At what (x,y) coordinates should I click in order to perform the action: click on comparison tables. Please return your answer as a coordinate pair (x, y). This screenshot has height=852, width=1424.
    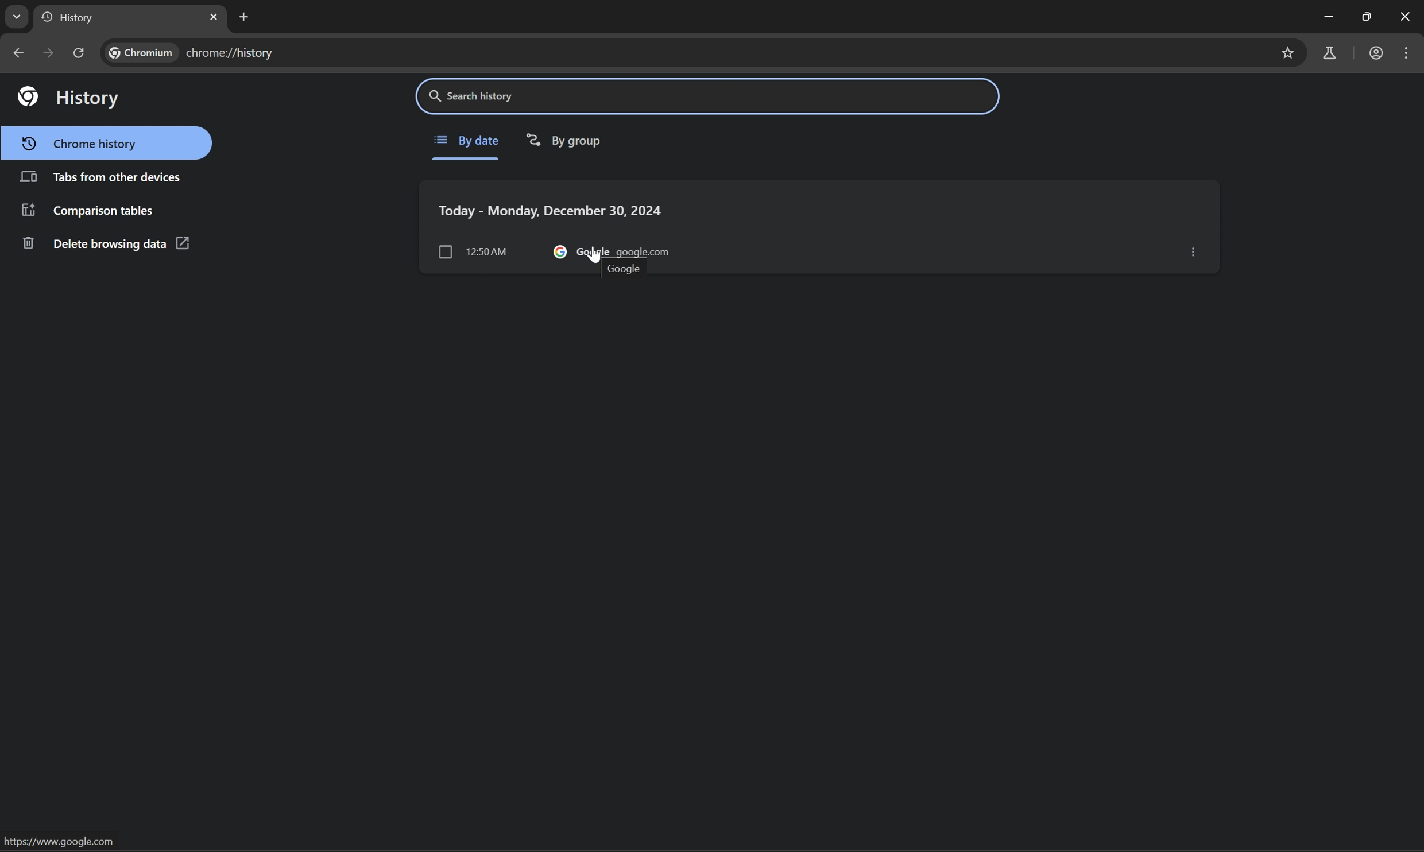
    Looking at the image, I should click on (91, 211).